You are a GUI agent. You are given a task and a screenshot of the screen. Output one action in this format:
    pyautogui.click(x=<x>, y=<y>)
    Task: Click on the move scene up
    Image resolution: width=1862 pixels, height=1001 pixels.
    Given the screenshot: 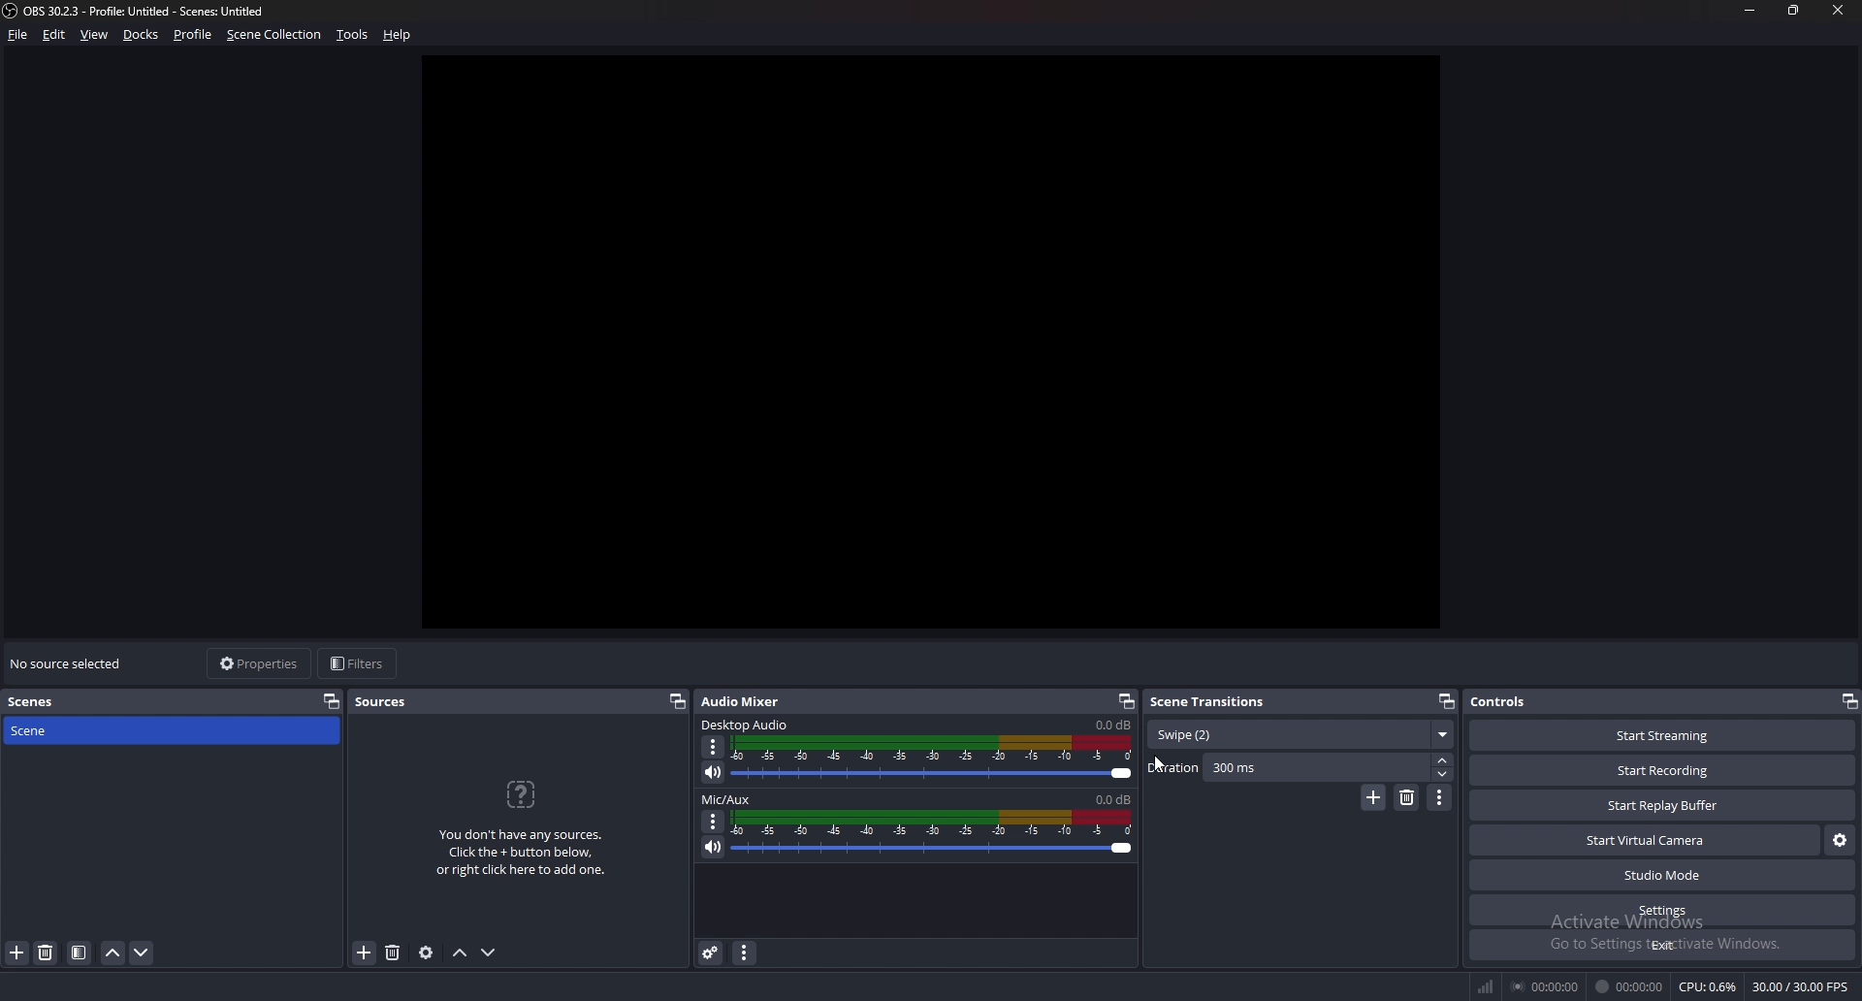 What is the action you would take?
    pyautogui.click(x=112, y=953)
    